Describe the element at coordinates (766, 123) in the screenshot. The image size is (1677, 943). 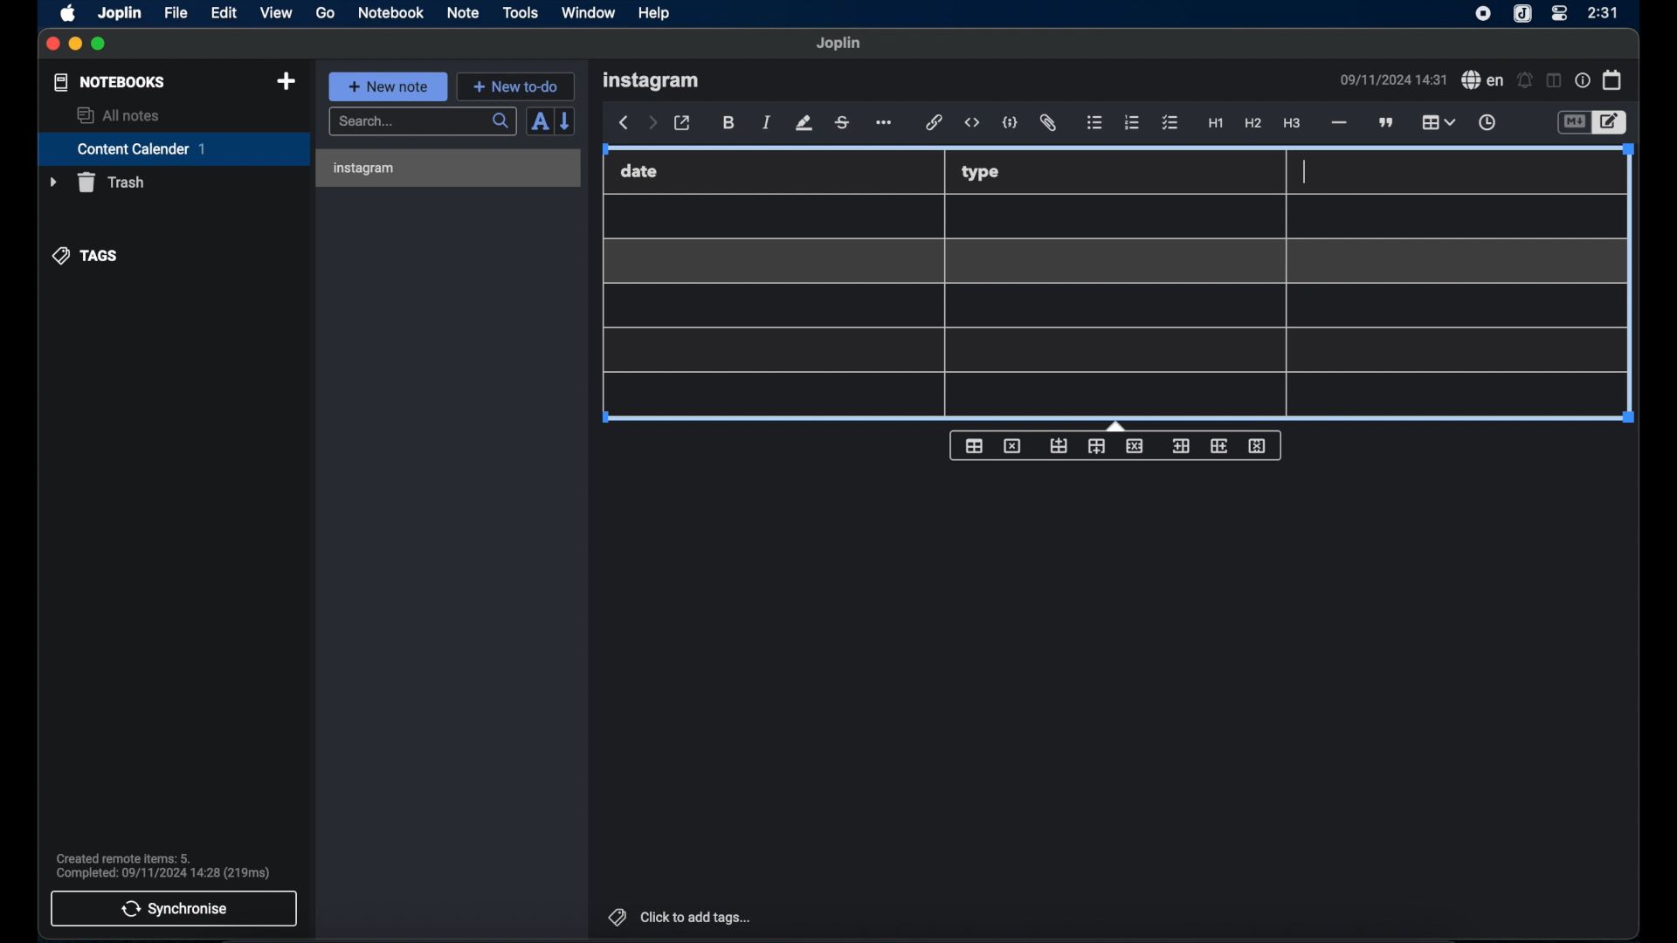
I see `italic` at that location.